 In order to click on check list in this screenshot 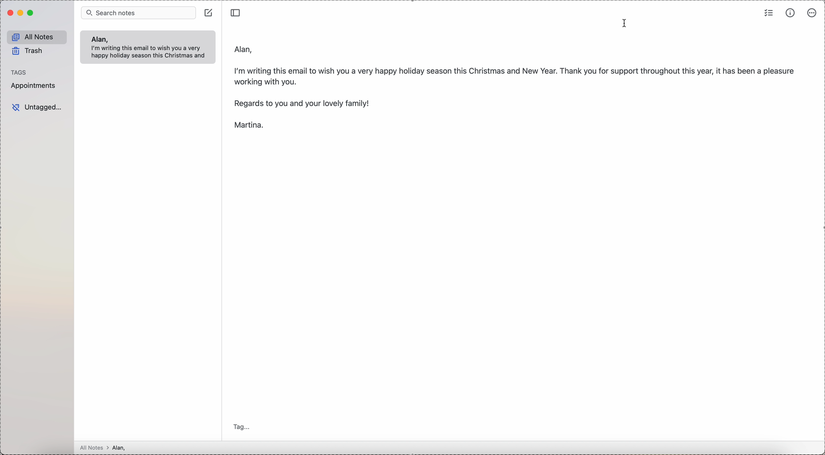, I will do `click(769, 12)`.